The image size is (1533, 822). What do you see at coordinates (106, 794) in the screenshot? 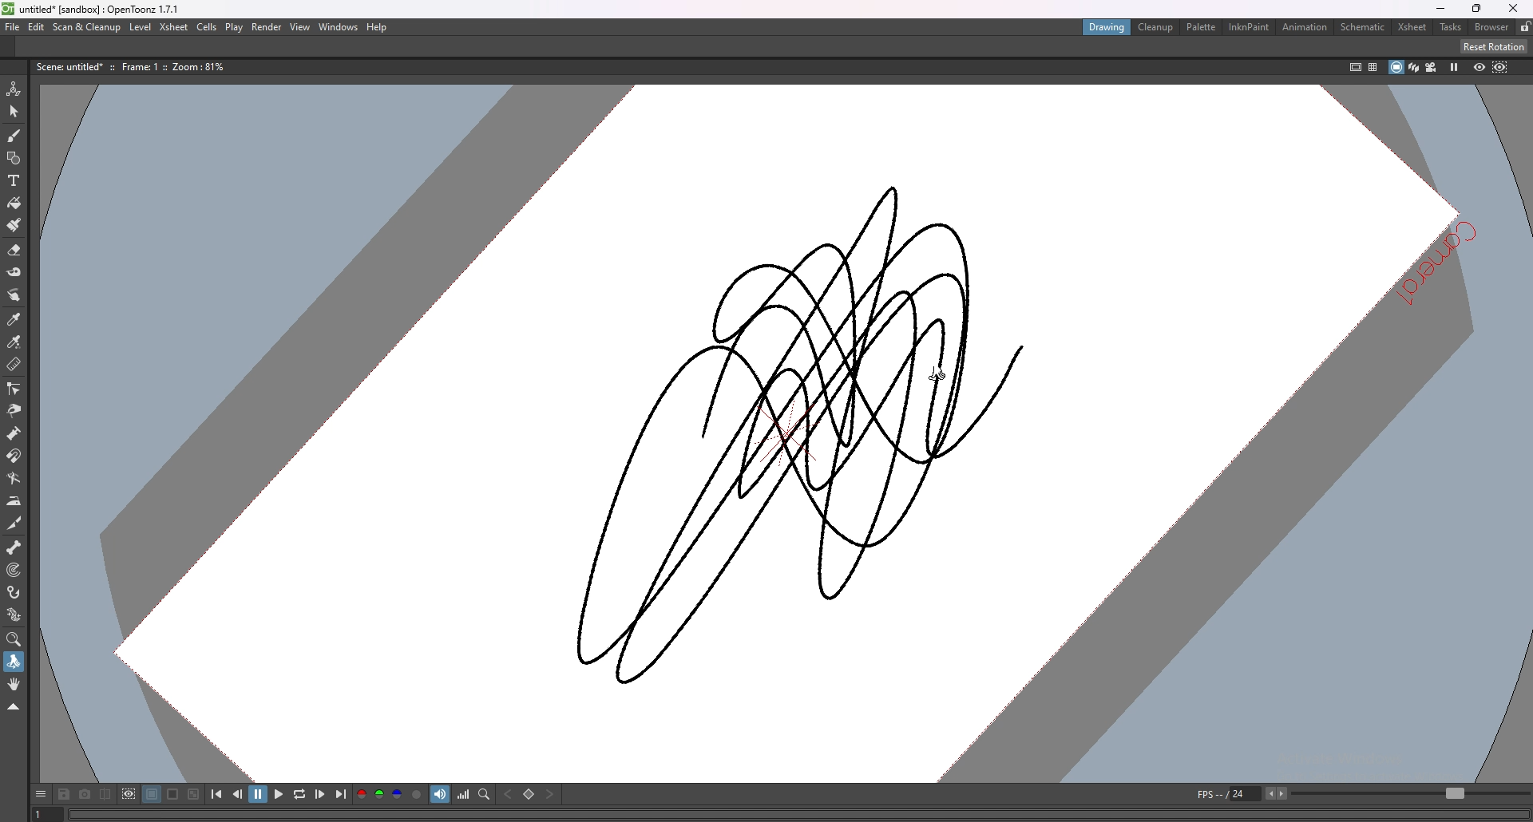
I see `compare to snapshot` at bounding box center [106, 794].